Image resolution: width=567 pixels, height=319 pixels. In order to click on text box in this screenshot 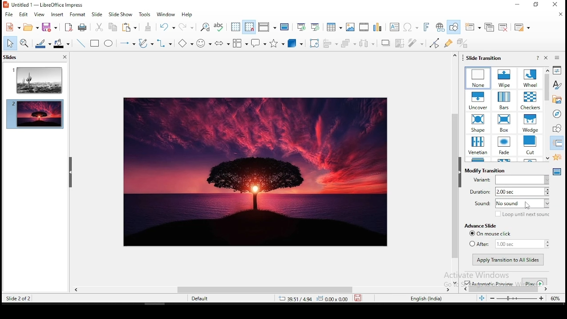, I will do `click(394, 27)`.